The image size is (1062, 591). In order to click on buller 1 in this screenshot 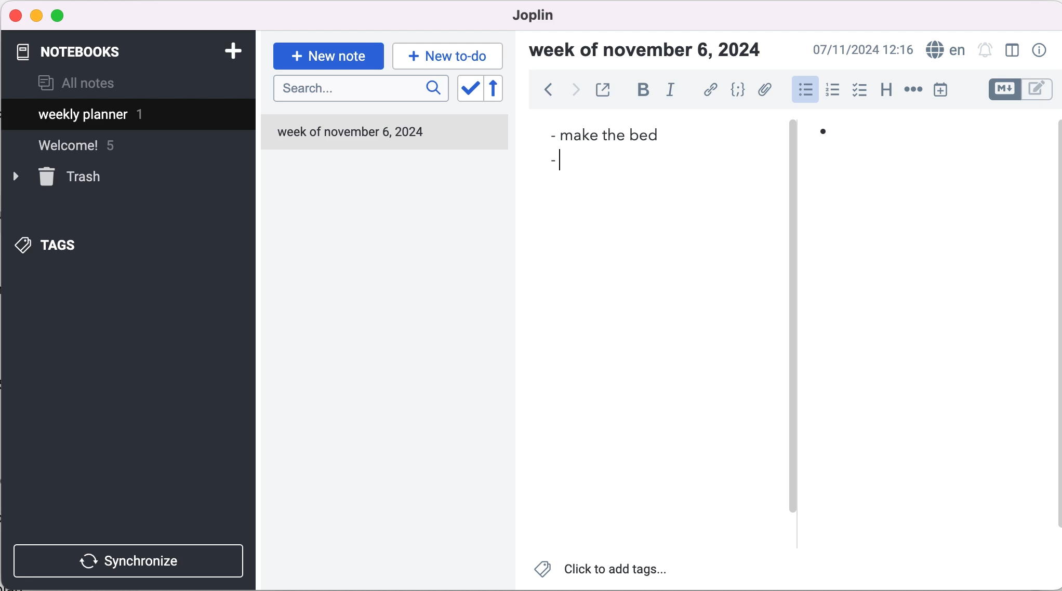, I will do `click(833, 137)`.